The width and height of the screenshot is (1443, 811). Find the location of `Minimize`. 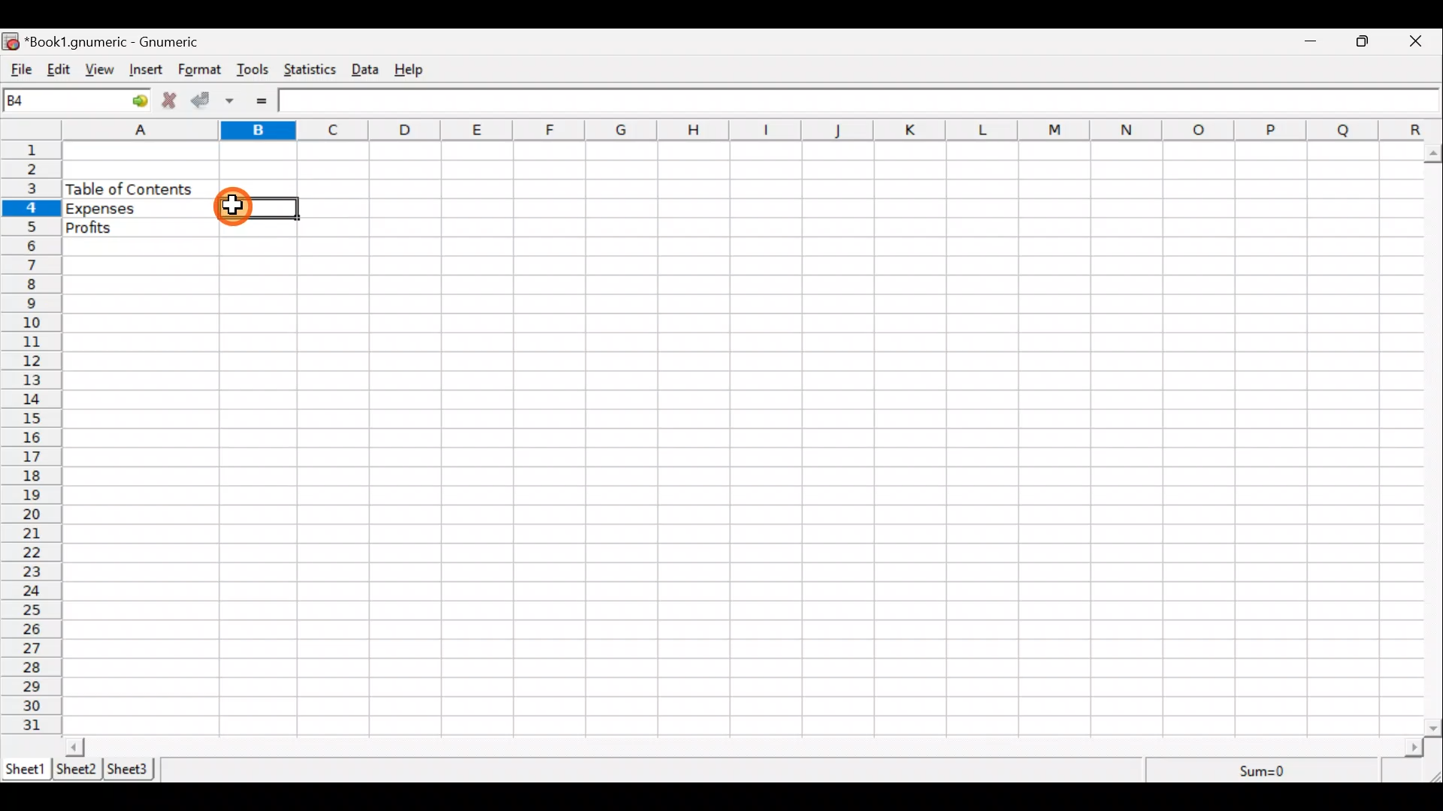

Minimize is located at coordinates (1311, 43).